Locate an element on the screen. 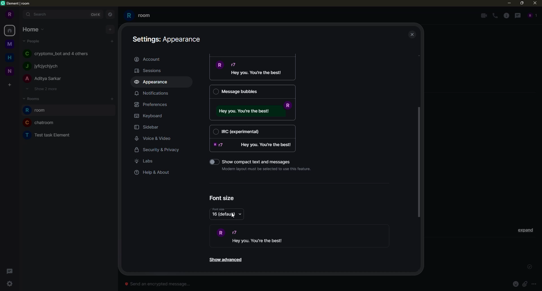 The height and width of the screenshot is (291, 542). close is located at coordinates (413, 35).